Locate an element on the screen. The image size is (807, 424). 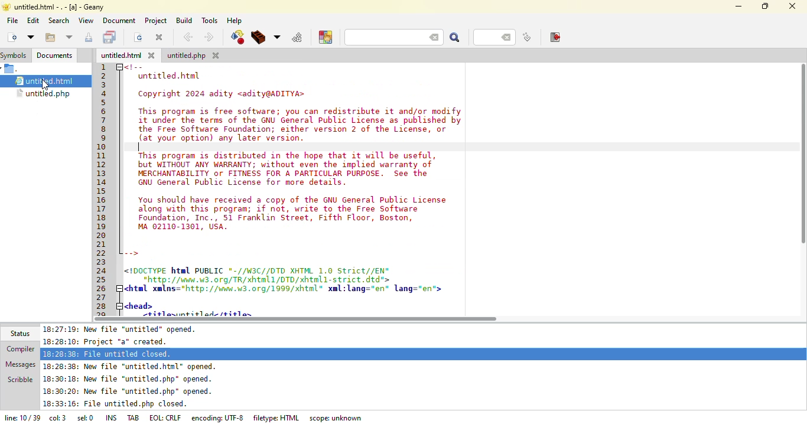
sel is located at coordinates (83, 417).